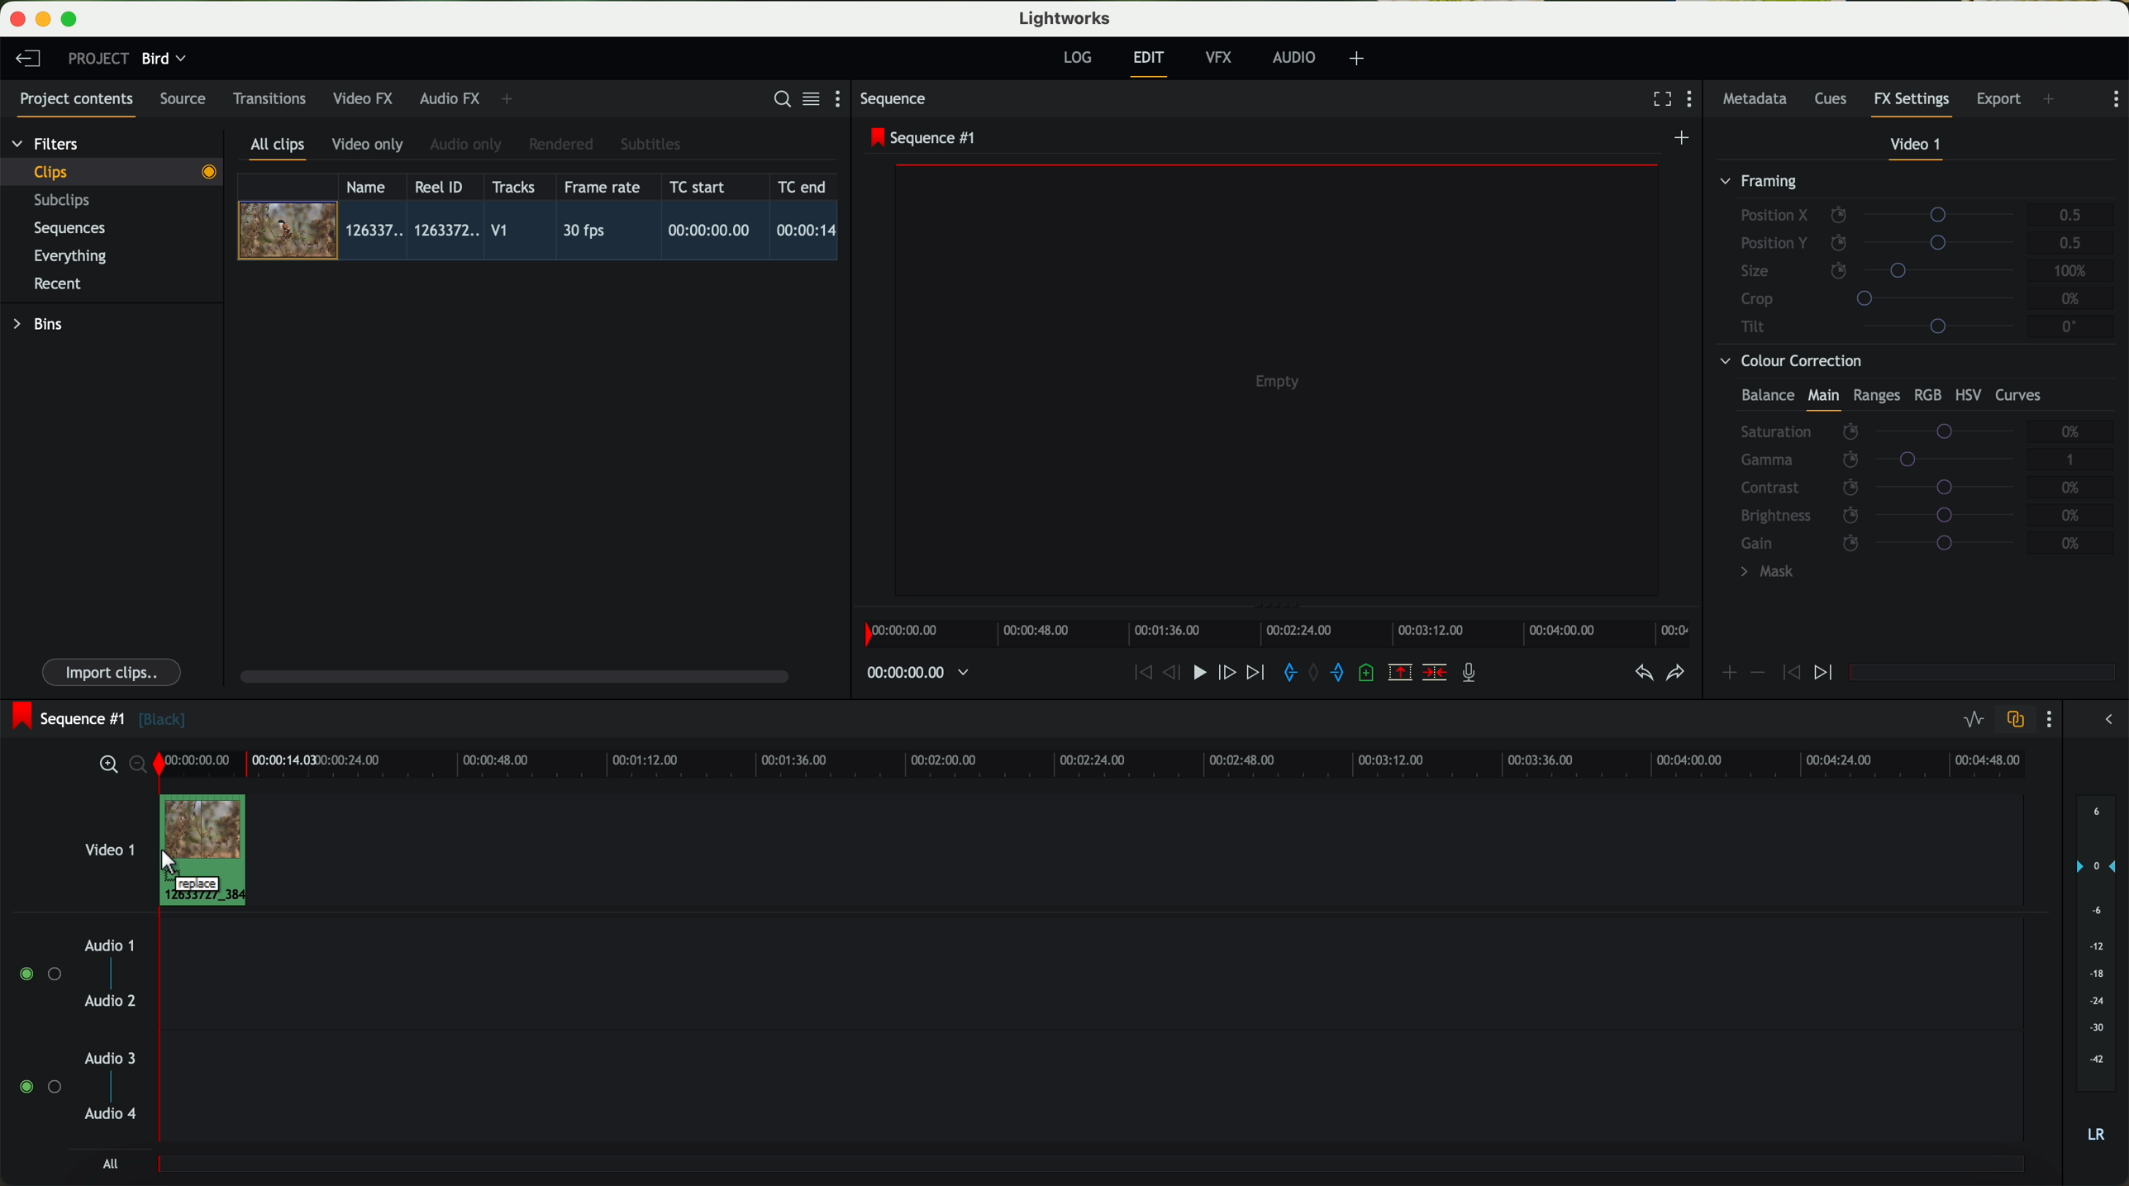  What do you see at coordinates (1759, 100) in the screenshot?
I see `metadata` at bounding box center [1759, 100].